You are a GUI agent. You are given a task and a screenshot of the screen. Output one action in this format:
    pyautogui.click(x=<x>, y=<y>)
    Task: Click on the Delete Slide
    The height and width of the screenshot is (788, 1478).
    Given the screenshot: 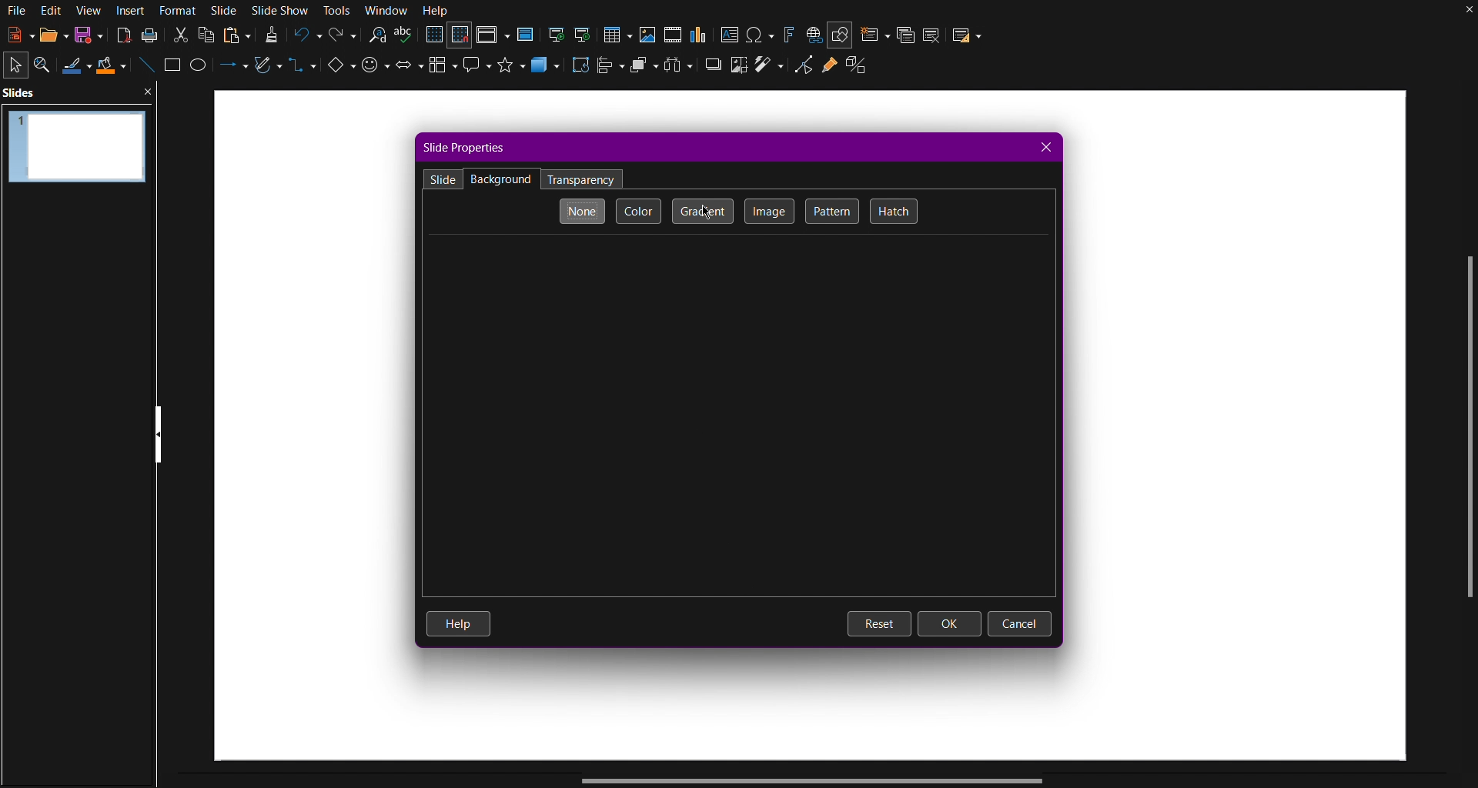 What is the action you would take?
    pyautogui.click(x=934, y=33)
    